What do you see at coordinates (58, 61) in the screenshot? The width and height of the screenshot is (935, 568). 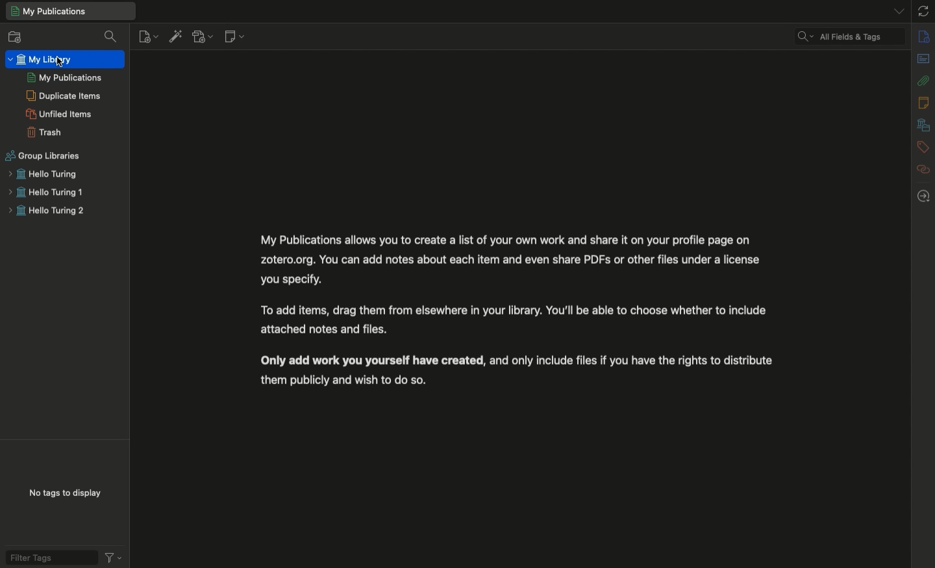 I see `cursor` at bounding box center [58, 61].